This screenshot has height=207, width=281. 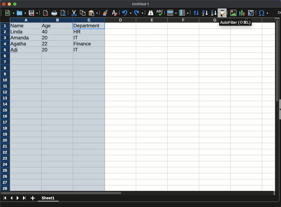 I want to click on open, so click(x=21, y=13).